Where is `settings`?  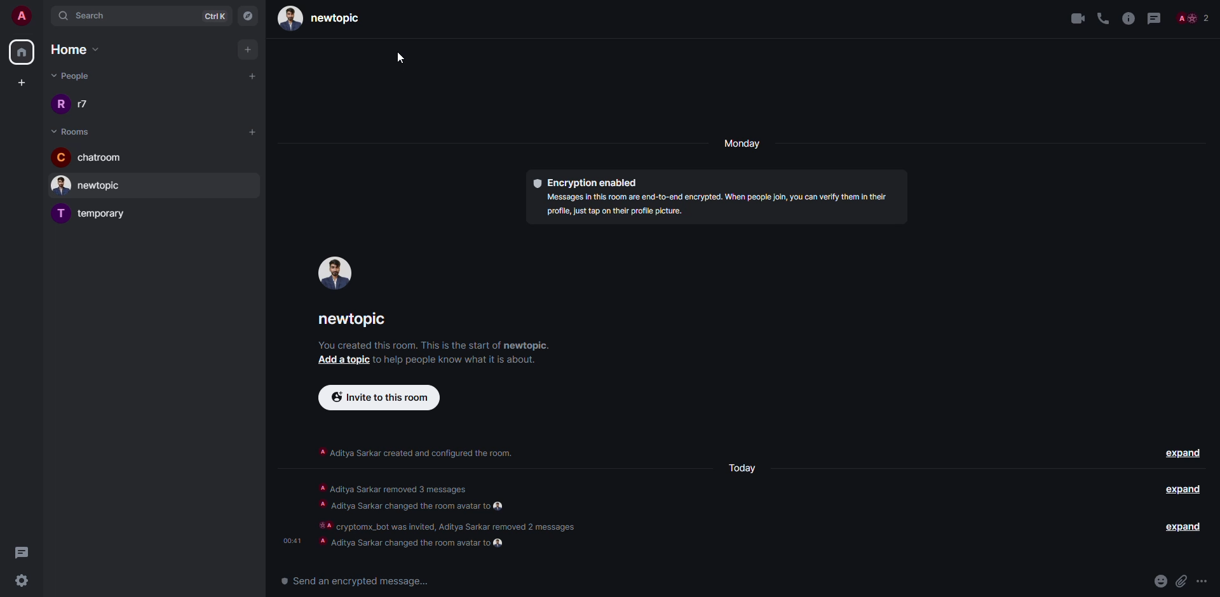
settings is located at coordinates (21, 582).